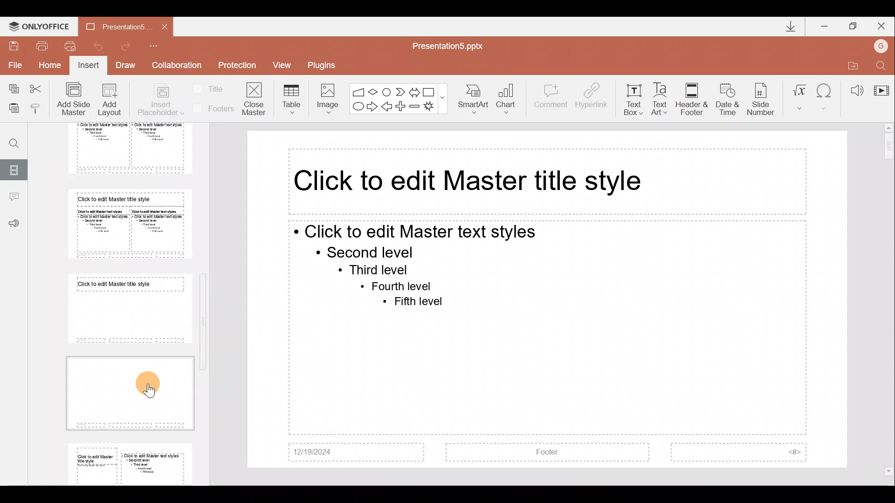 The image size is (895, 503). What do you see at coordinates (787, 26) in the screenshot?
I see `Downloads` at bounding box center [787, 26].